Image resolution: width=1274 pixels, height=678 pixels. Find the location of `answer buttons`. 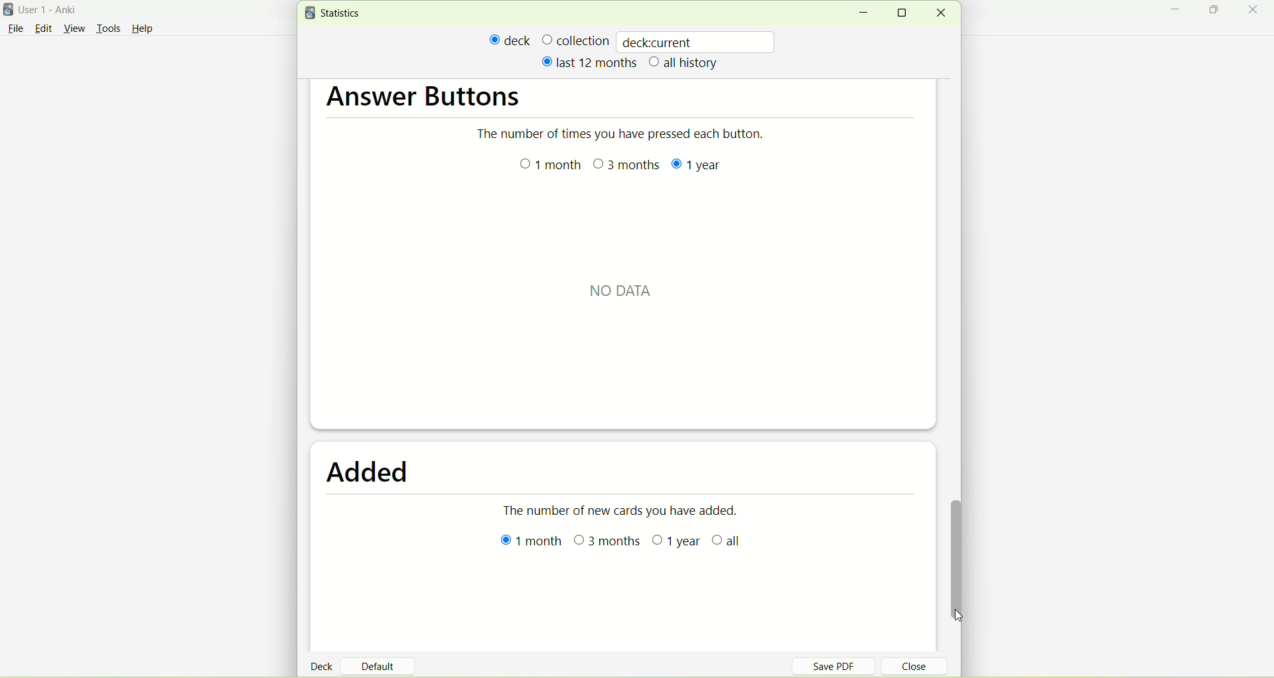

answer buttons is located at coordinates (428, 100).